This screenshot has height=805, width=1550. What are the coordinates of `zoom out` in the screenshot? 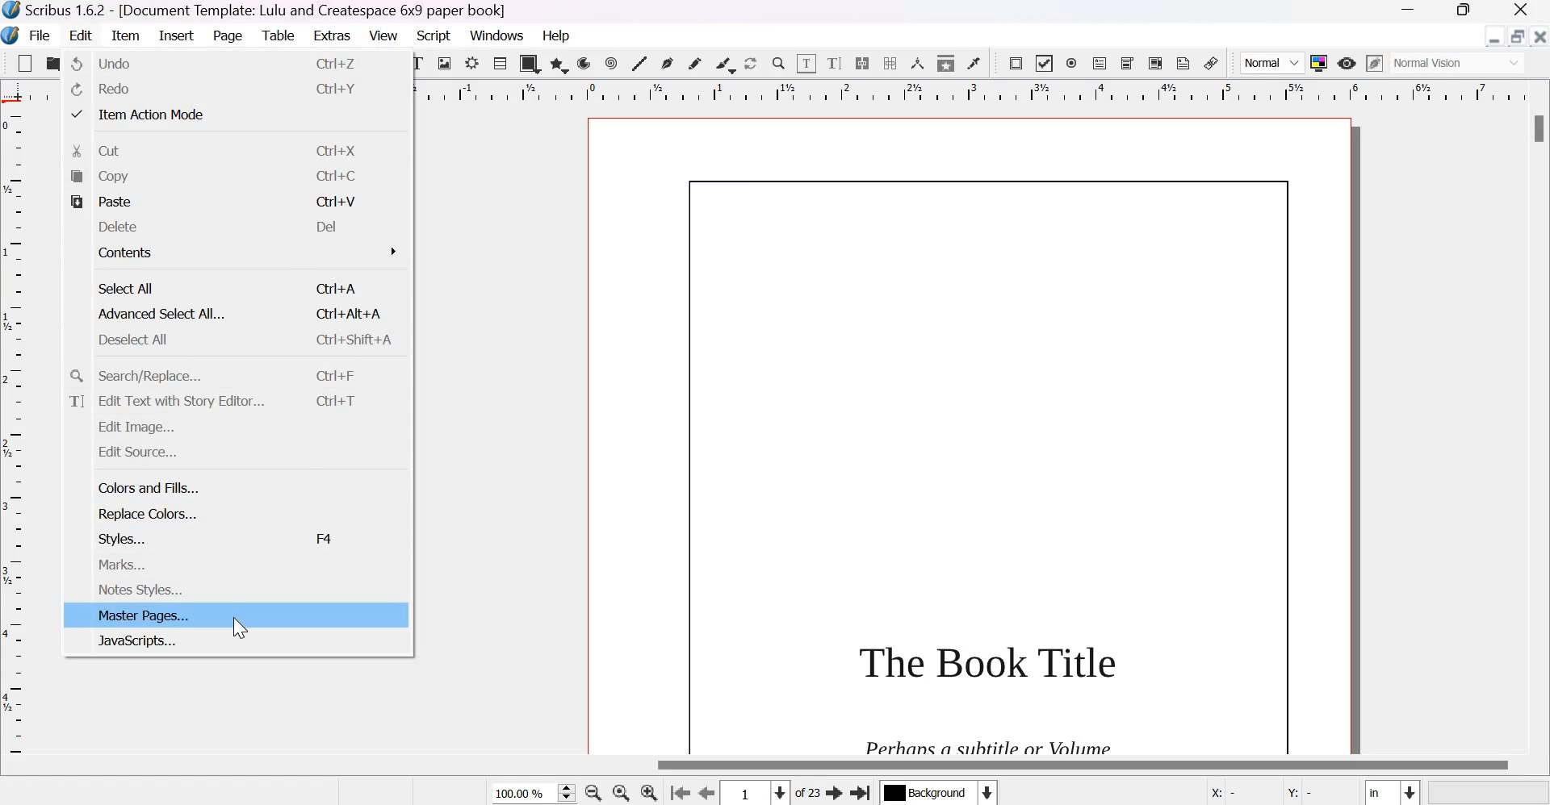 It's located at (594, 792).